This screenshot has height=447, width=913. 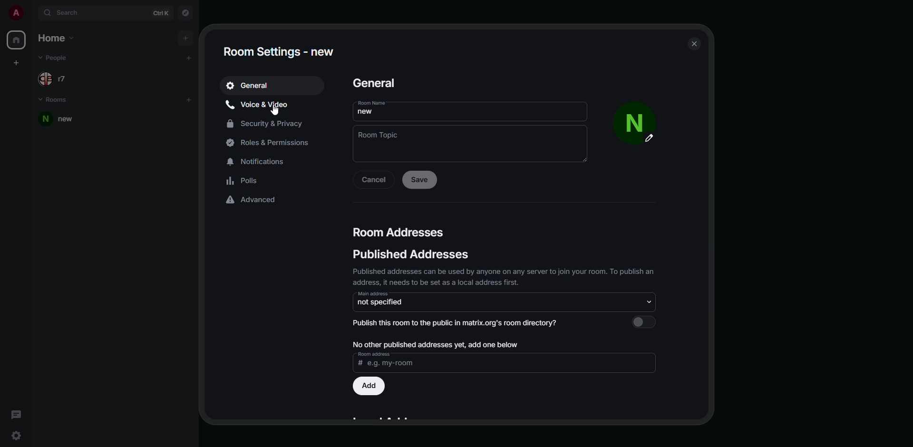 I want to click on voice & video, so click(x=260, y=105).